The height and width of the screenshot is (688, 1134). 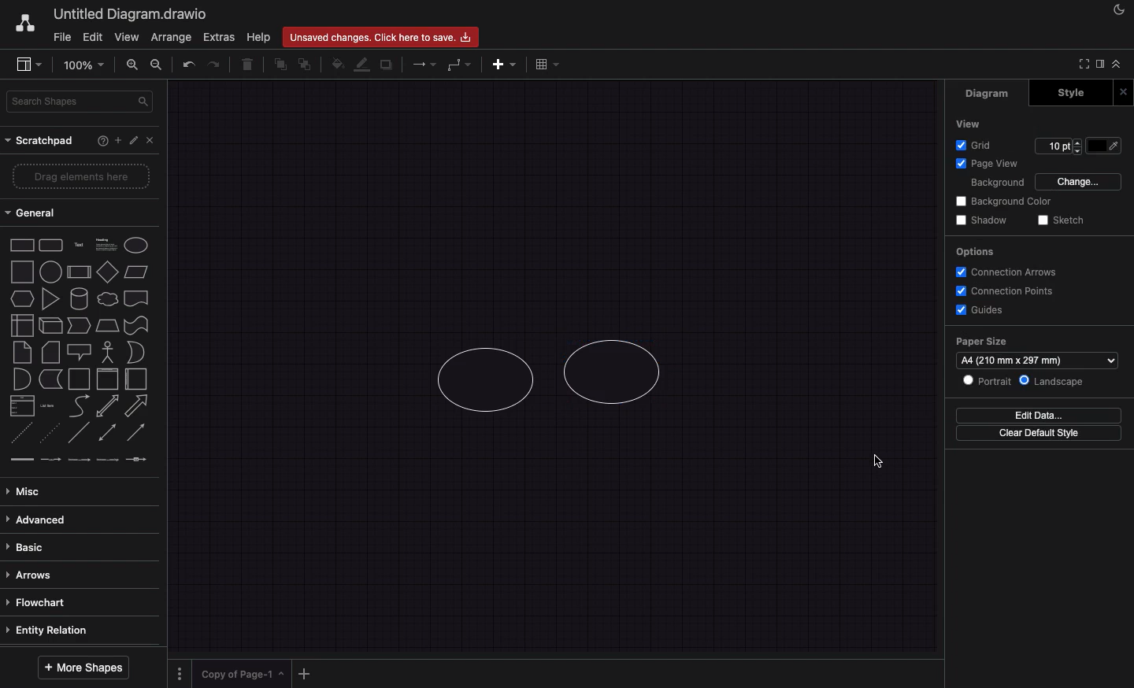 What do you see at coordinates (387, 66) in the screenshot?
I see `shadow` at bounding box center [387, 66].